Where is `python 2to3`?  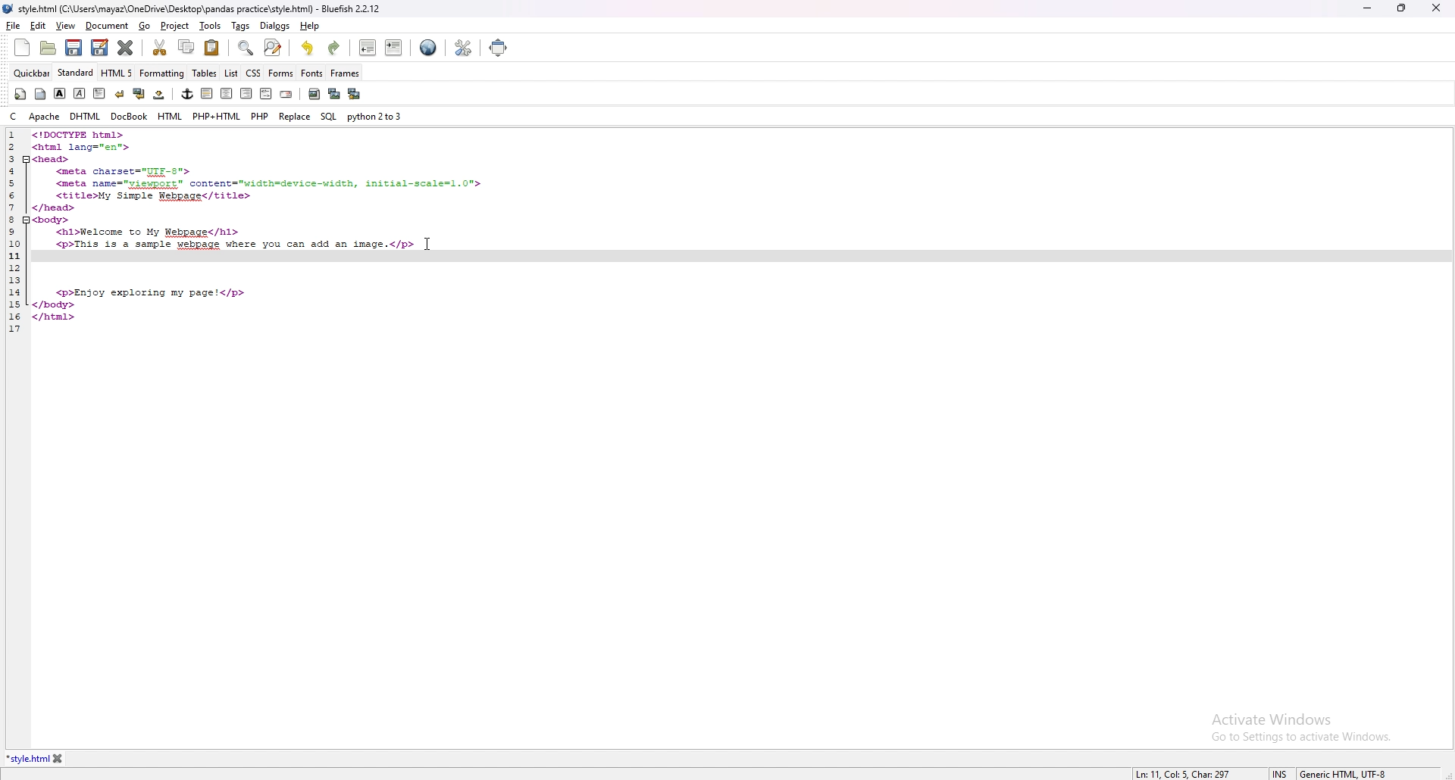
python 2to3 is located at coordinates (374, 116).